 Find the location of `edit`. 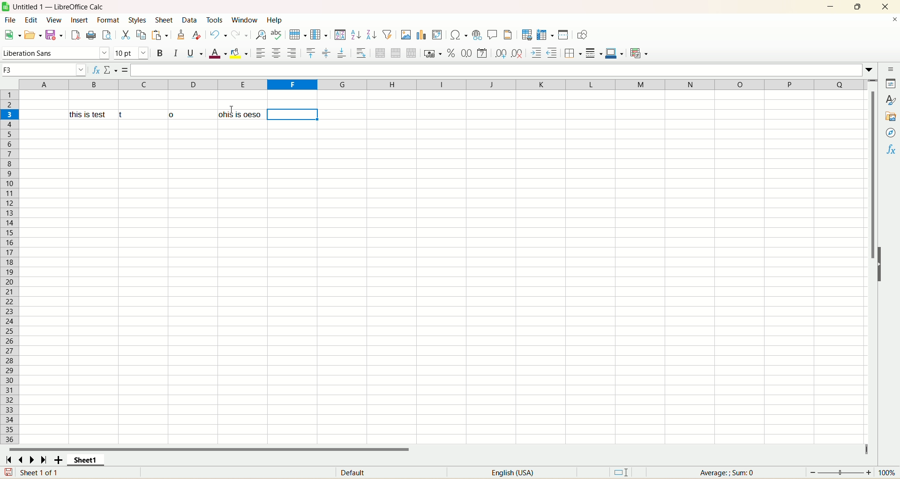

edit is located at coordinates (30, 20).